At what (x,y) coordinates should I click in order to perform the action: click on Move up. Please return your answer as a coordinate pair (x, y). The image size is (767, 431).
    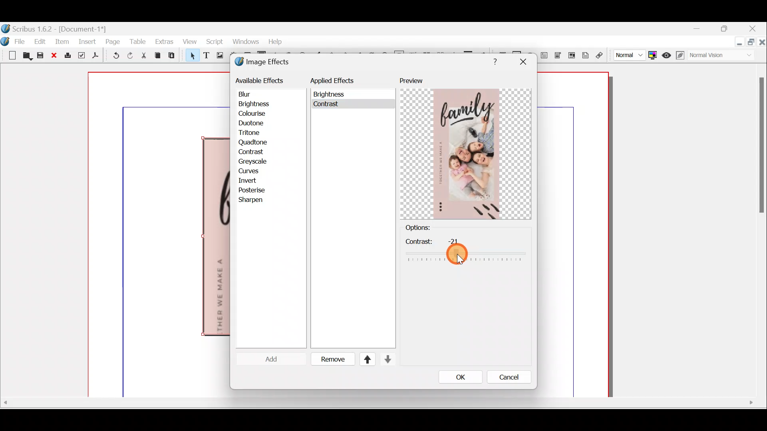
    Looking at the image, I should click on (364, 359).